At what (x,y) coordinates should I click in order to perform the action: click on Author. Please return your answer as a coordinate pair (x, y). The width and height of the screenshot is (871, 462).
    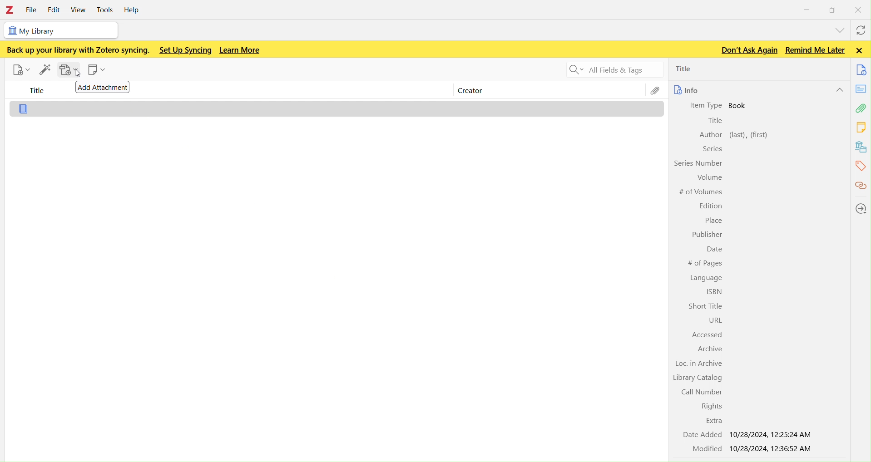
    Looking at the image, I should click on (710, 135).